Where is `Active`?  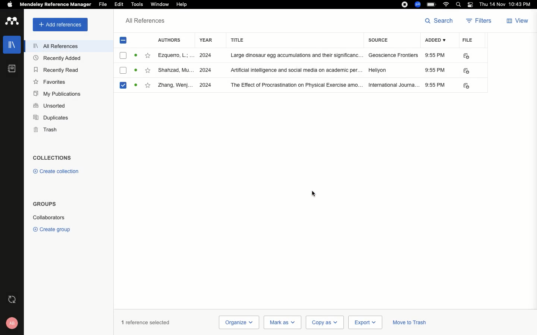 Active is located at coordinates (135, 55).